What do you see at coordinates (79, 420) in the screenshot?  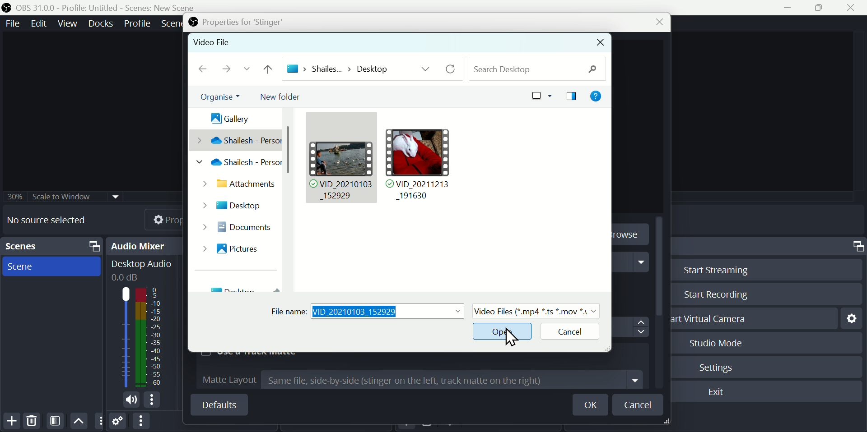 I see `Up` at bounding box center [79, 420].